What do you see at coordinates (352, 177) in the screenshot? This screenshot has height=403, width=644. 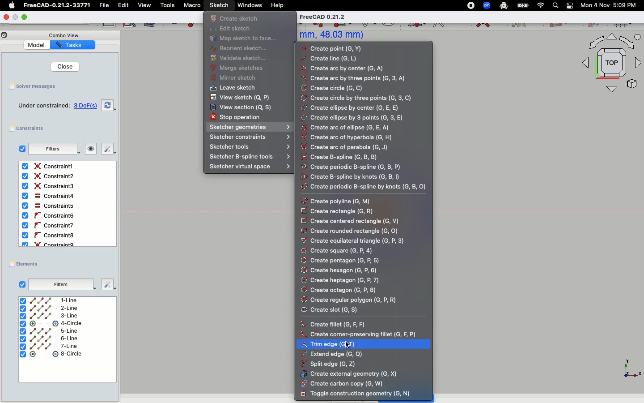 I see `Create b-spline by knots` at bounding box center [352, 177].